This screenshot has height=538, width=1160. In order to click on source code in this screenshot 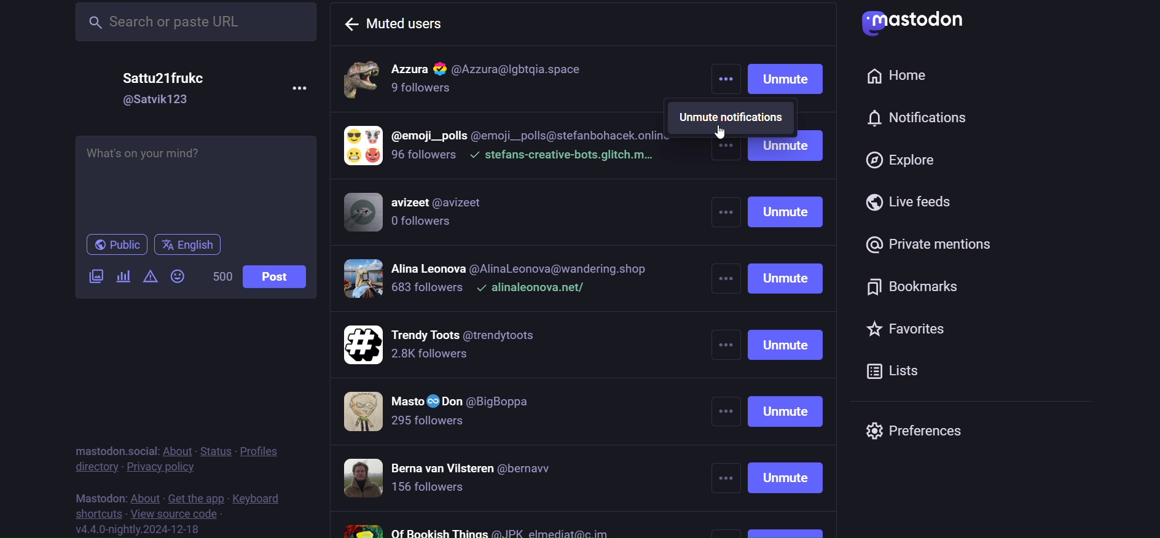, I will do `click(178, 514)`.